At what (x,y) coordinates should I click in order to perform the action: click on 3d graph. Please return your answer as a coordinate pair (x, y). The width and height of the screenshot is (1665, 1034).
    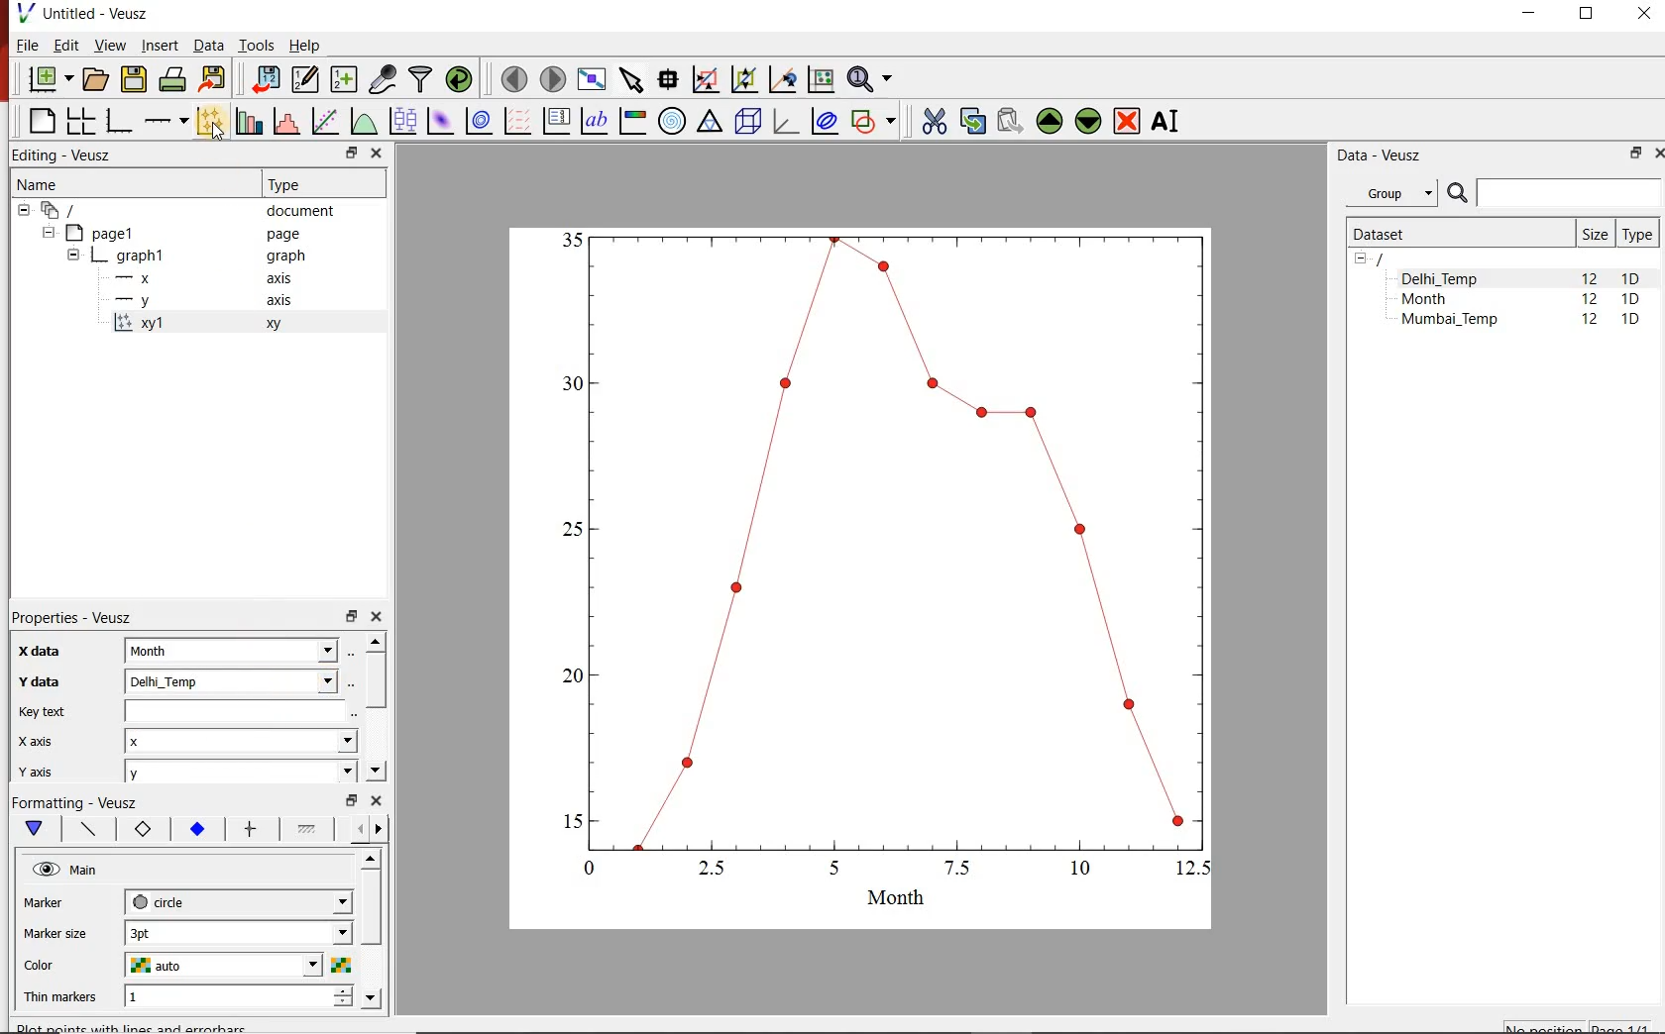
    Looking at the image, I should click on (783, 121).